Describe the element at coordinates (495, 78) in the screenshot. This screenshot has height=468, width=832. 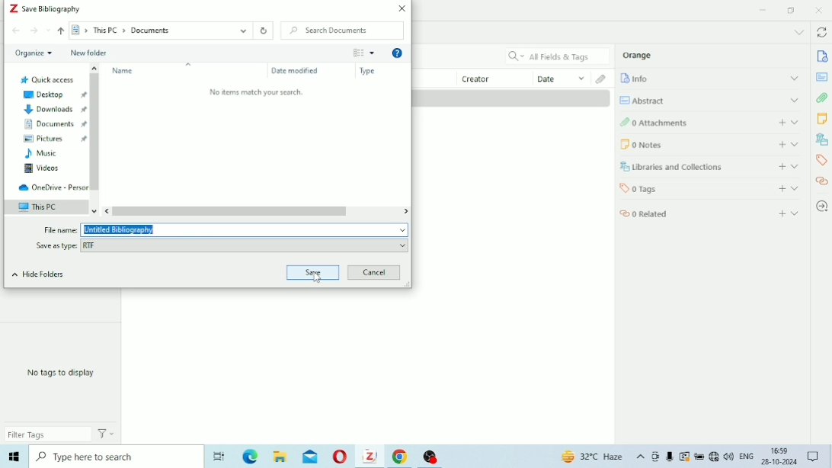
I see `Creator` at that location.